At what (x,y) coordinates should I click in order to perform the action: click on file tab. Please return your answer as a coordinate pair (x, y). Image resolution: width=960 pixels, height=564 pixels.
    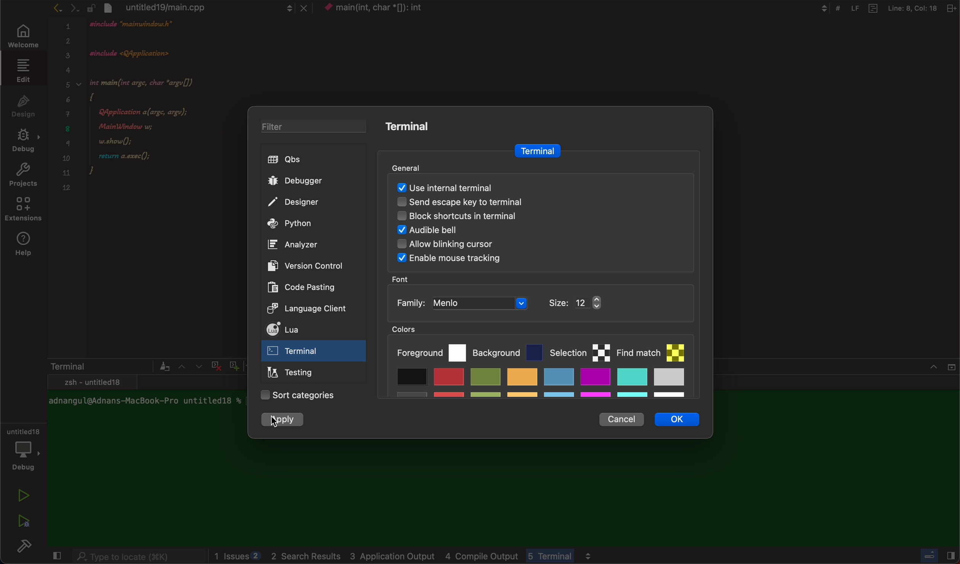
    Looking at the image, I should click on (198, 7).